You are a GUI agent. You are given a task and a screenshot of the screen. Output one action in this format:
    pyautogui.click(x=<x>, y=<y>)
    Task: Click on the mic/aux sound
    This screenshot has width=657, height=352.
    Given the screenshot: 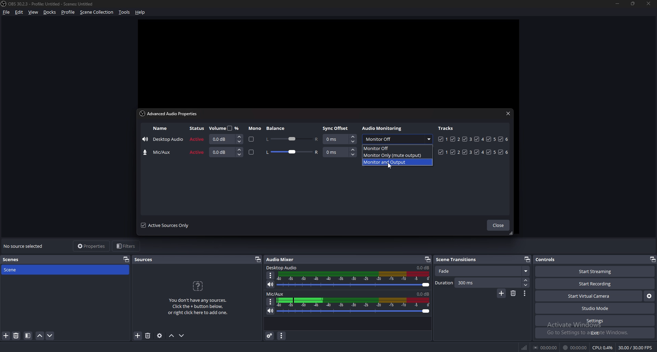 What is the action you would take?
    pyautogui.click(x=422, y=294)
    